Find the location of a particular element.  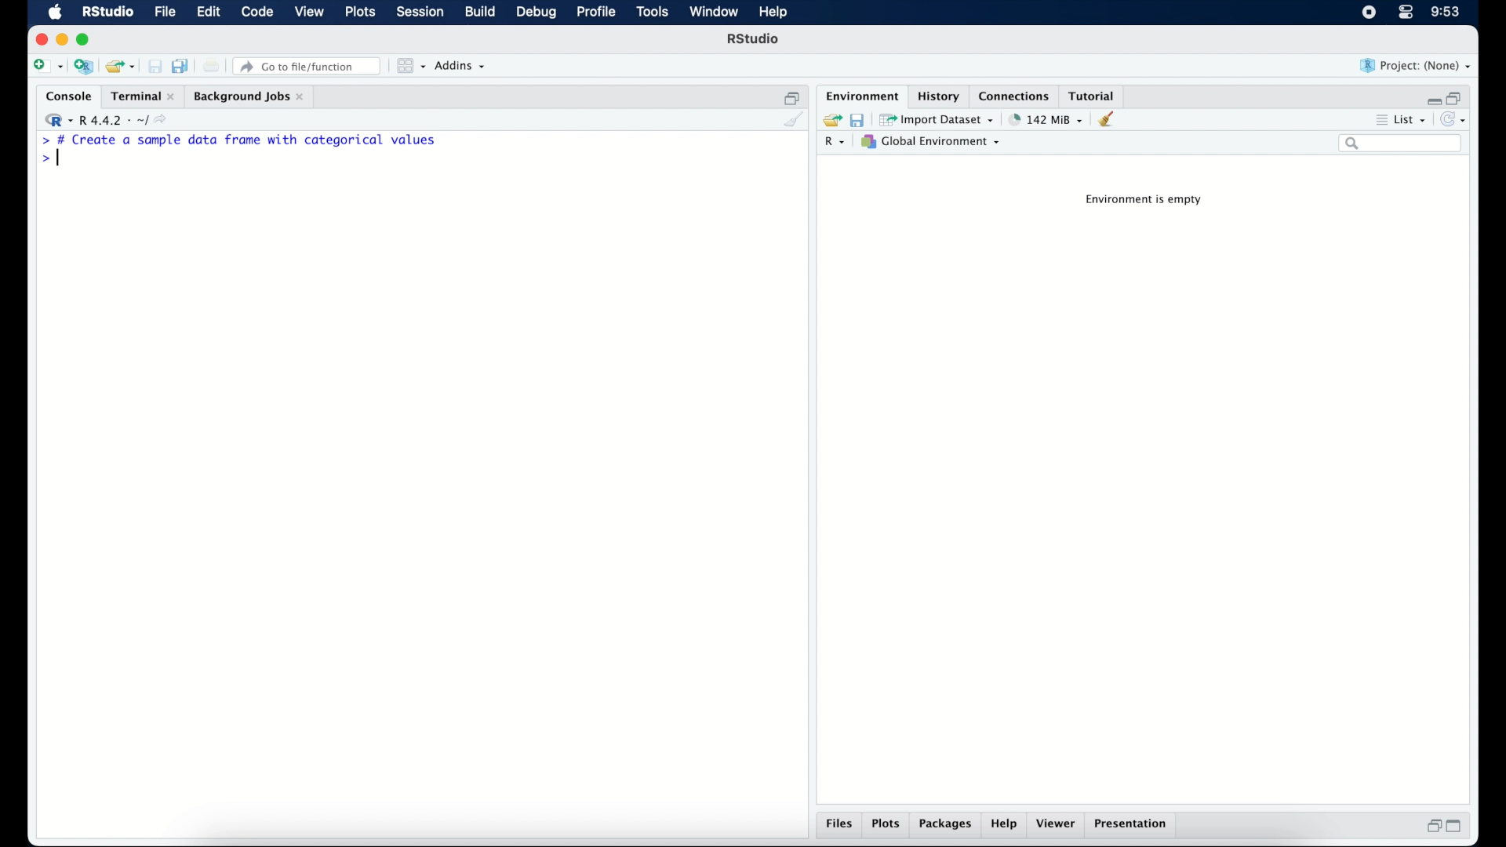

environment is empty is located at coordinates (1147, 202).